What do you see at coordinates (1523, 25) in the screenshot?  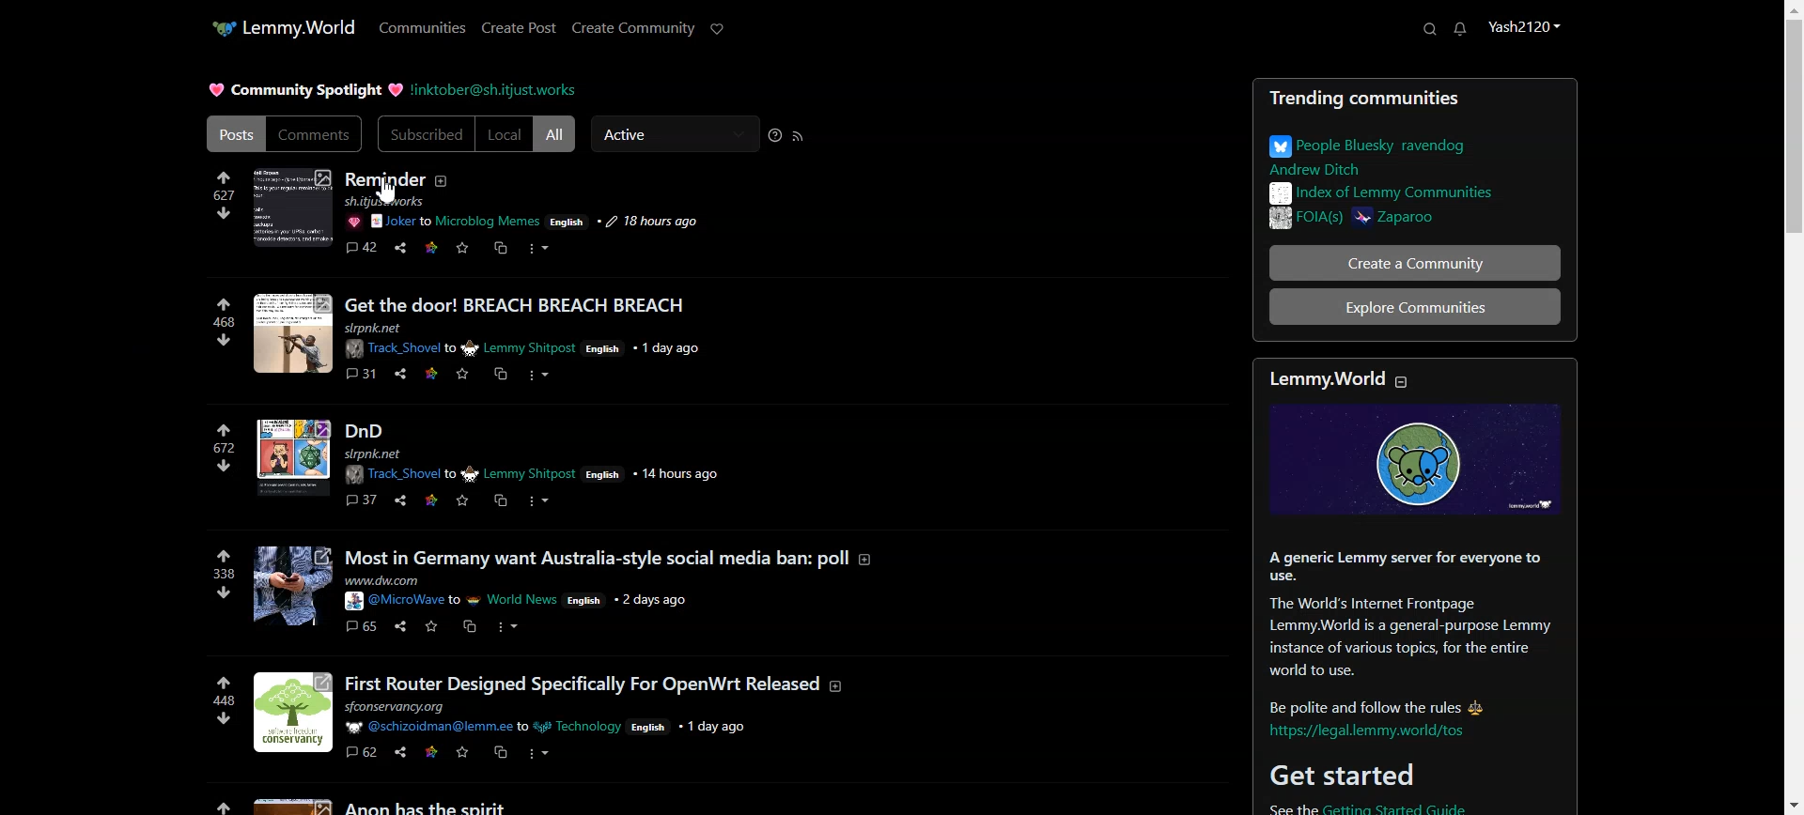 I see `Profile` at bounding box center [1523, 25].